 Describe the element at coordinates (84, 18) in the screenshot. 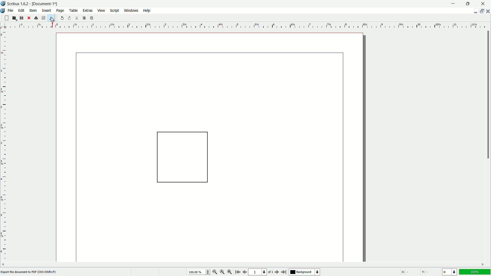

I see `copy` at that location.